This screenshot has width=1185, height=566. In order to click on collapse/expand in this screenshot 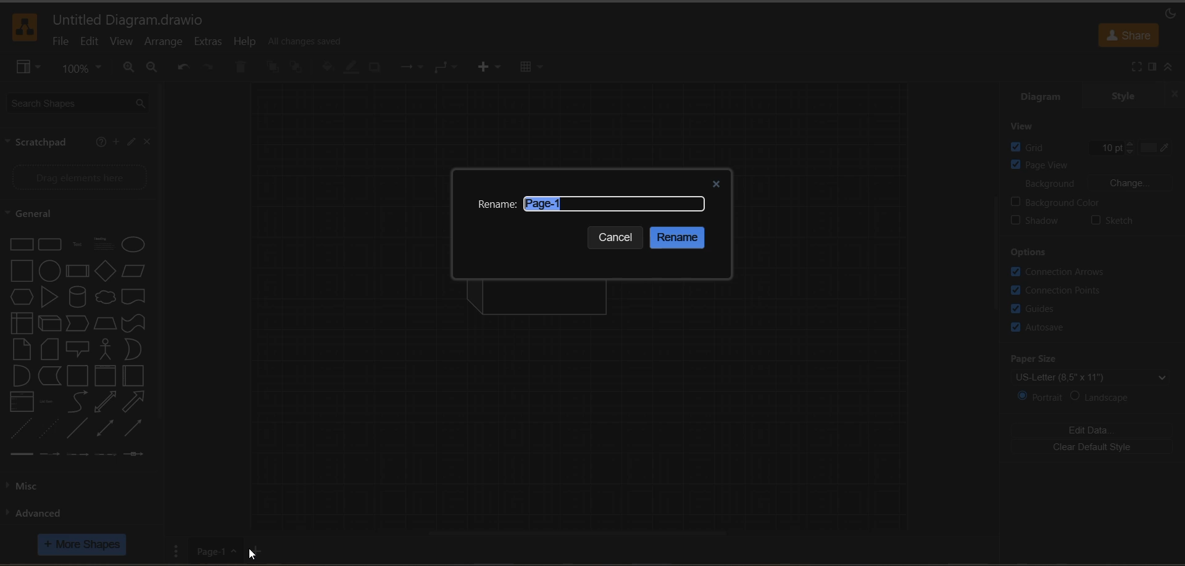, I will do `click(1170, 67)`.